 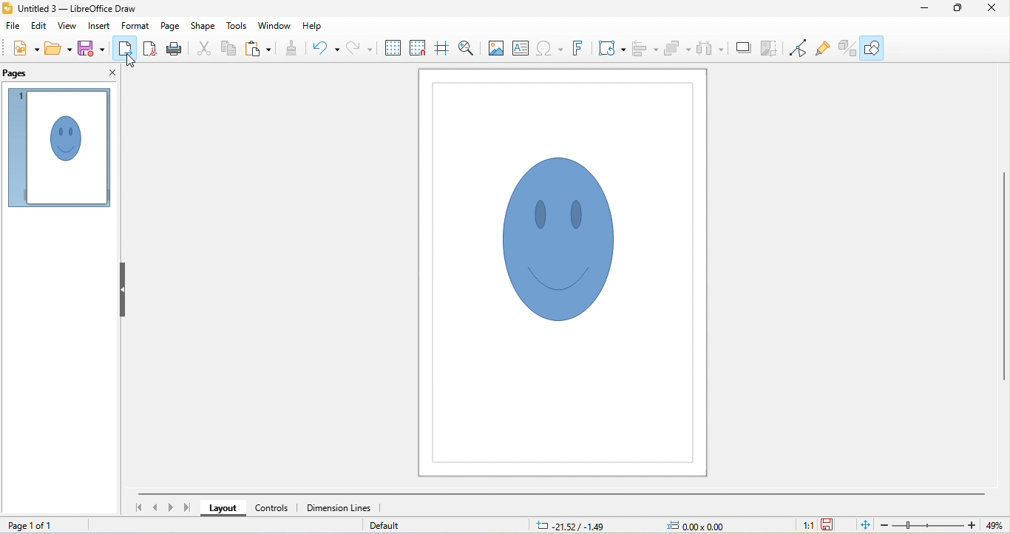 What do you see at coordinates (999, 281) in the screenshot?
I see `vertical scroll` at bounding box center [999, 281].